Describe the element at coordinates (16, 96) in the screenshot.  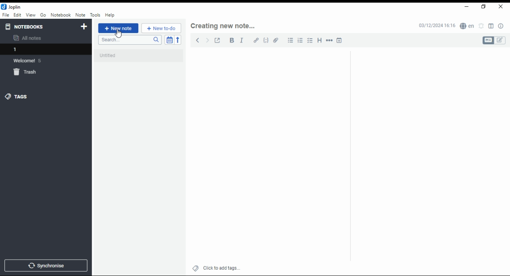
I see `tags` at that location.